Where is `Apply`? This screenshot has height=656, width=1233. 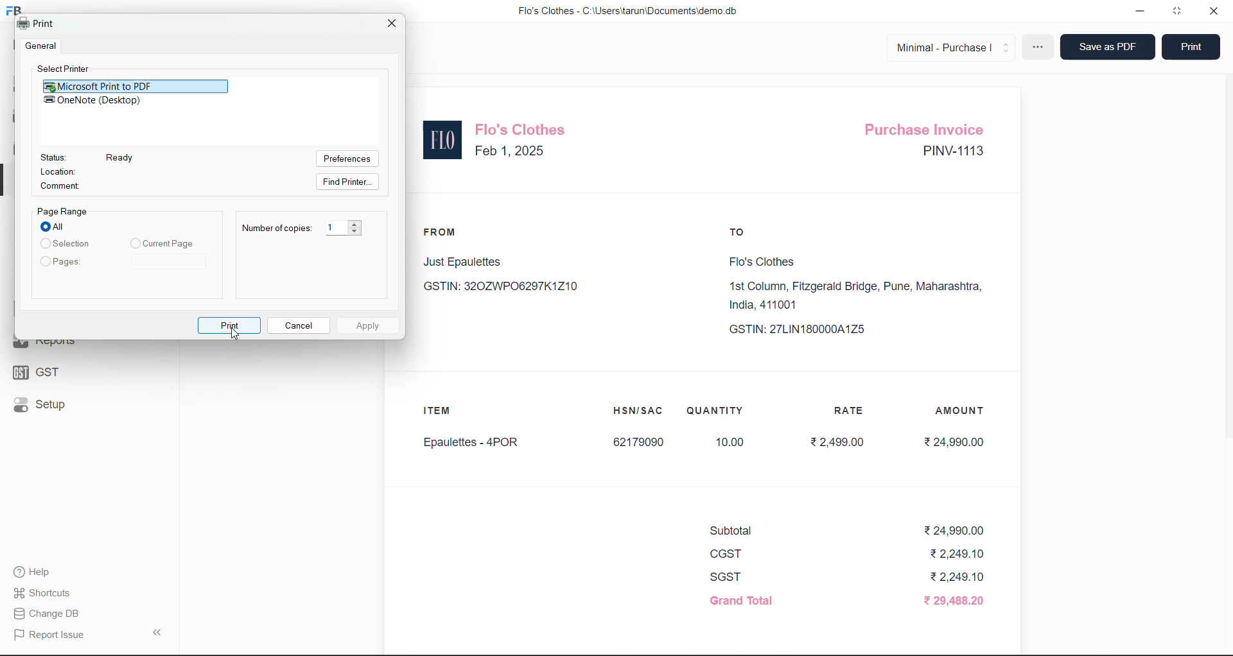 Apply is located at coordinates (367, 327).